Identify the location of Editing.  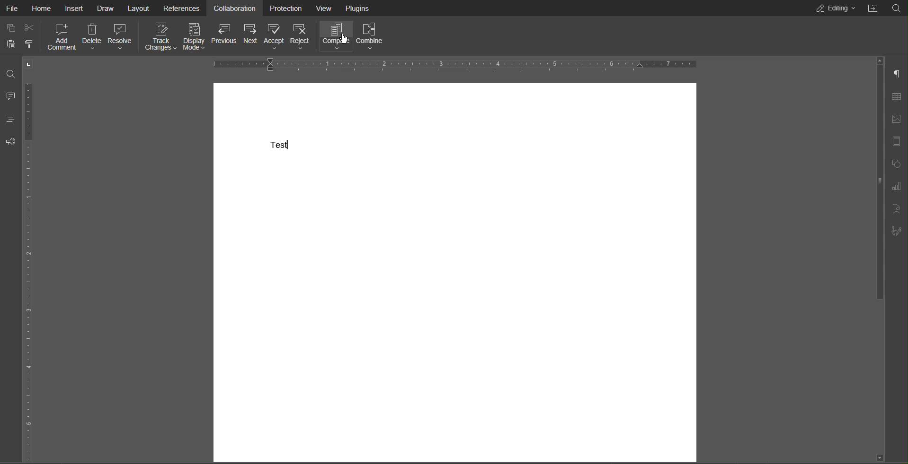
(836, 9).